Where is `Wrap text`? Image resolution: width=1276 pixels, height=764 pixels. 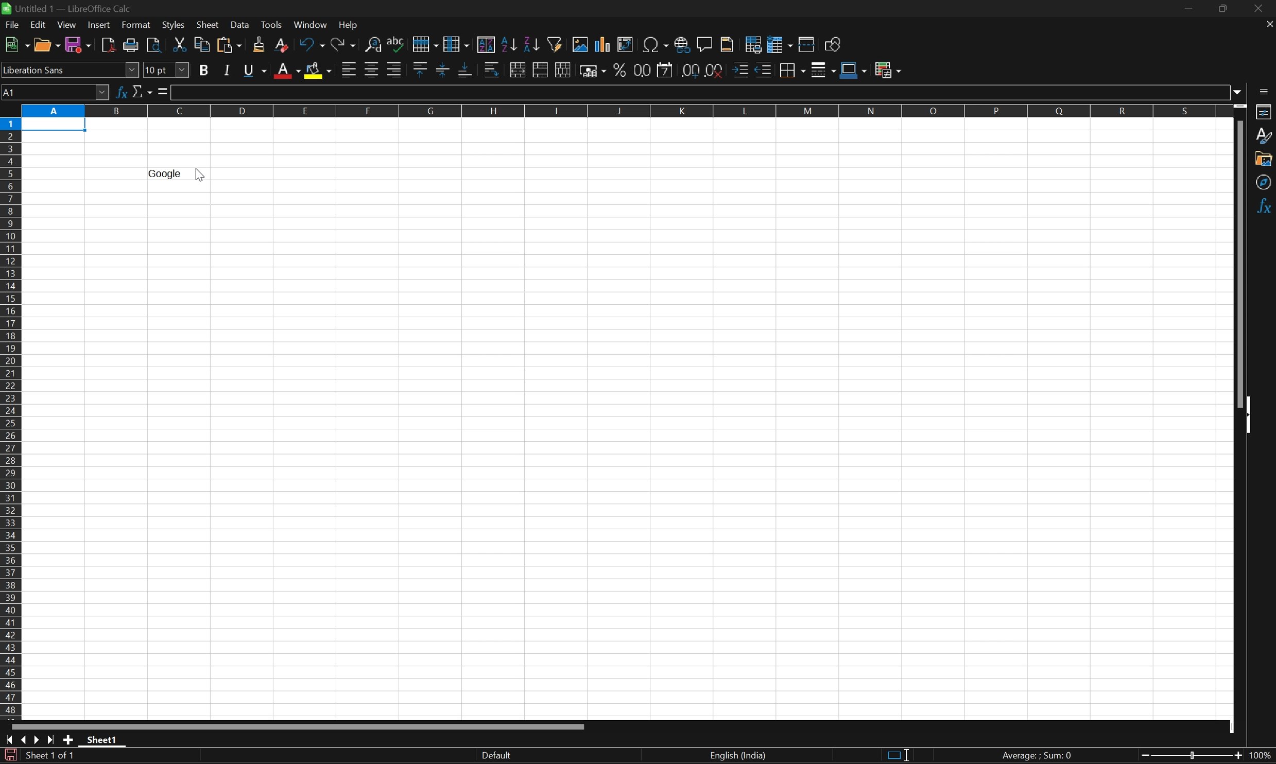
Wrap text is located at coordinates (493, 70).